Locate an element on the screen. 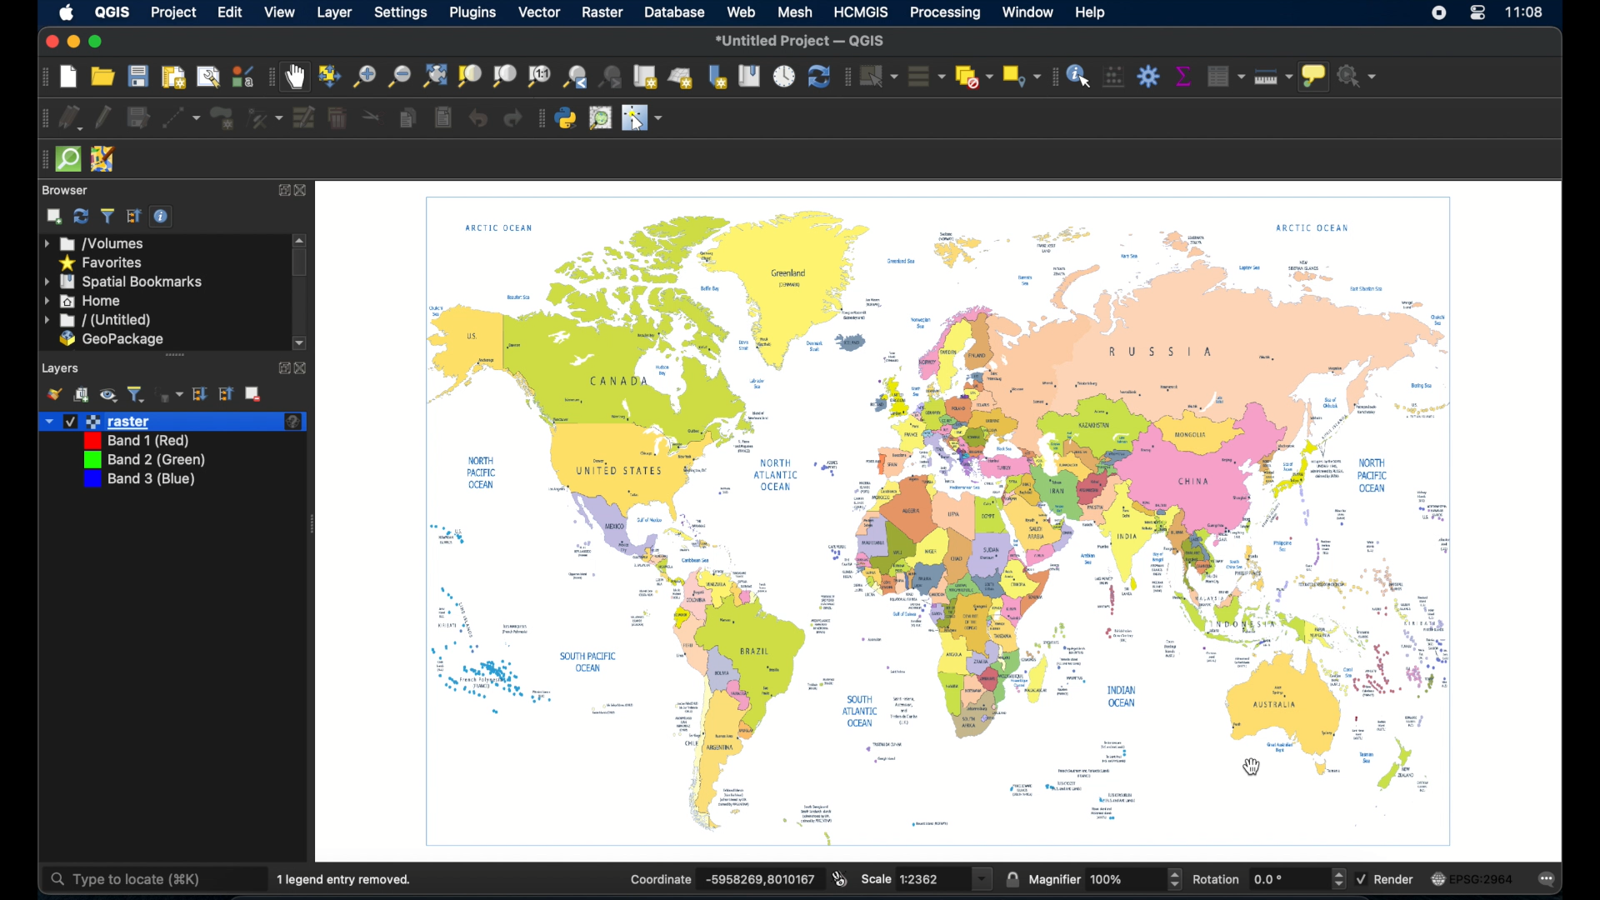 Image resolution: width=1600 pixels, height=900 pixels. maximize is located at coordinates (96, 42).